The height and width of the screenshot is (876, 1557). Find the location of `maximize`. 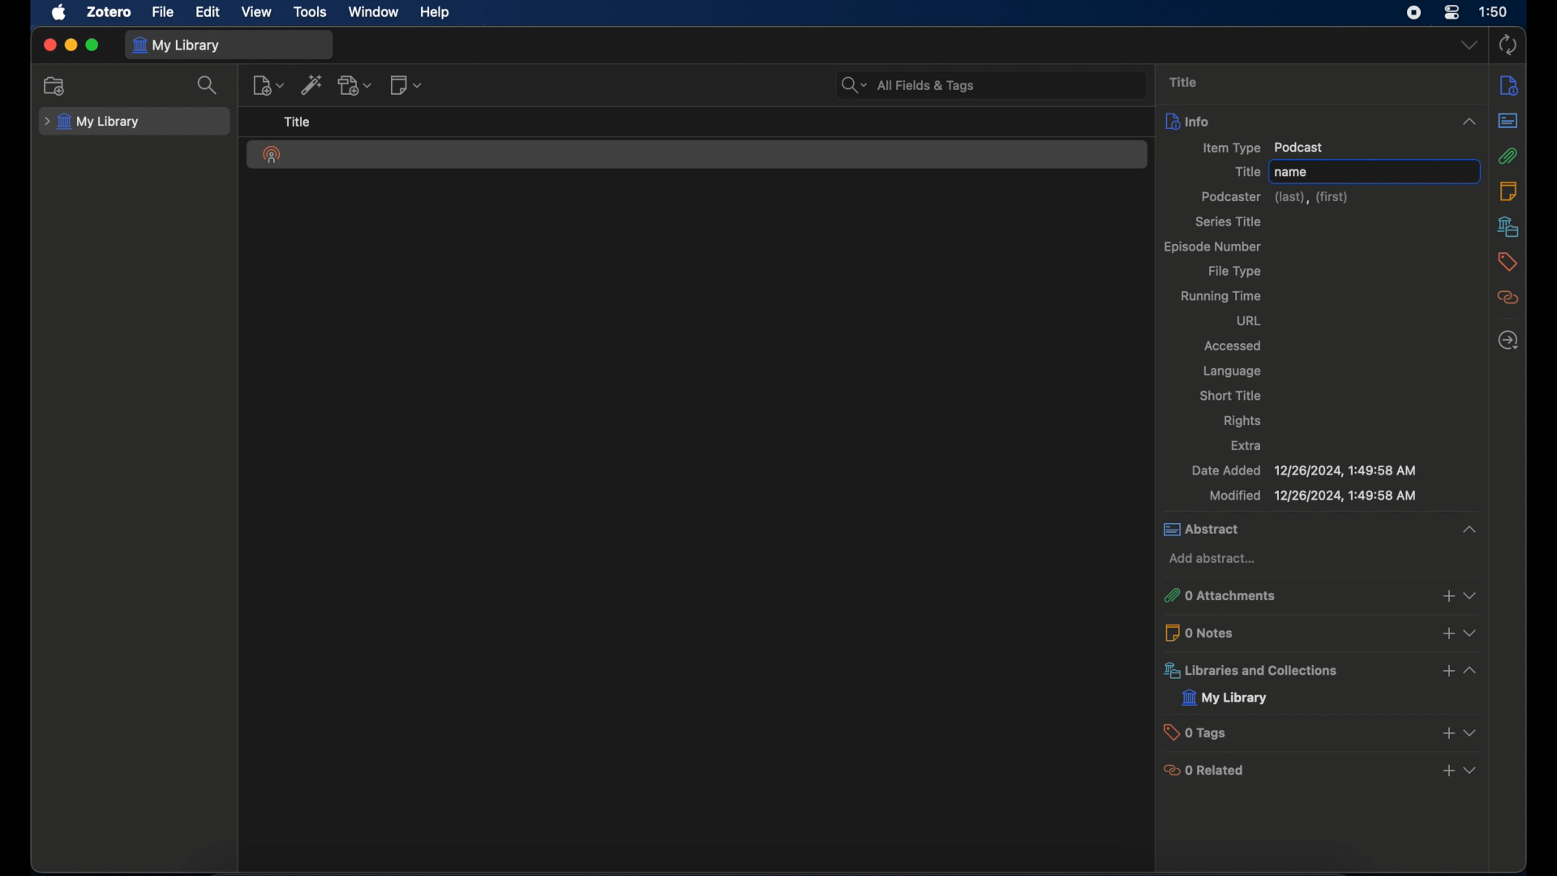

maximize is located at coordinates (92, 45).